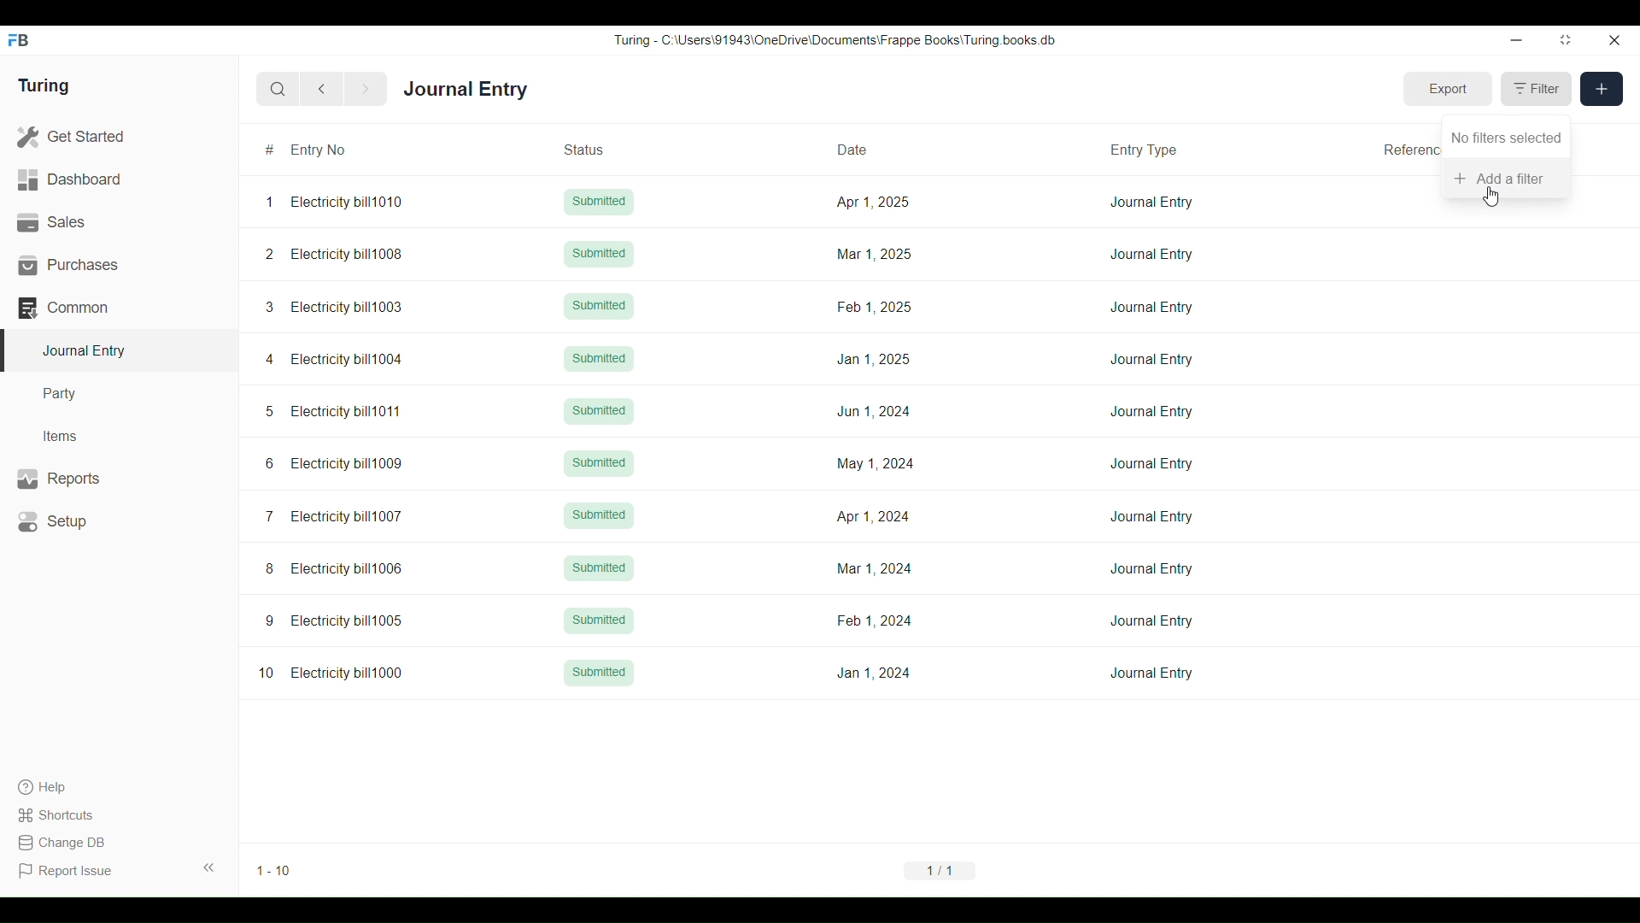 The image size is (1640, 923). I want to click on Submitted, so click(600, 464).